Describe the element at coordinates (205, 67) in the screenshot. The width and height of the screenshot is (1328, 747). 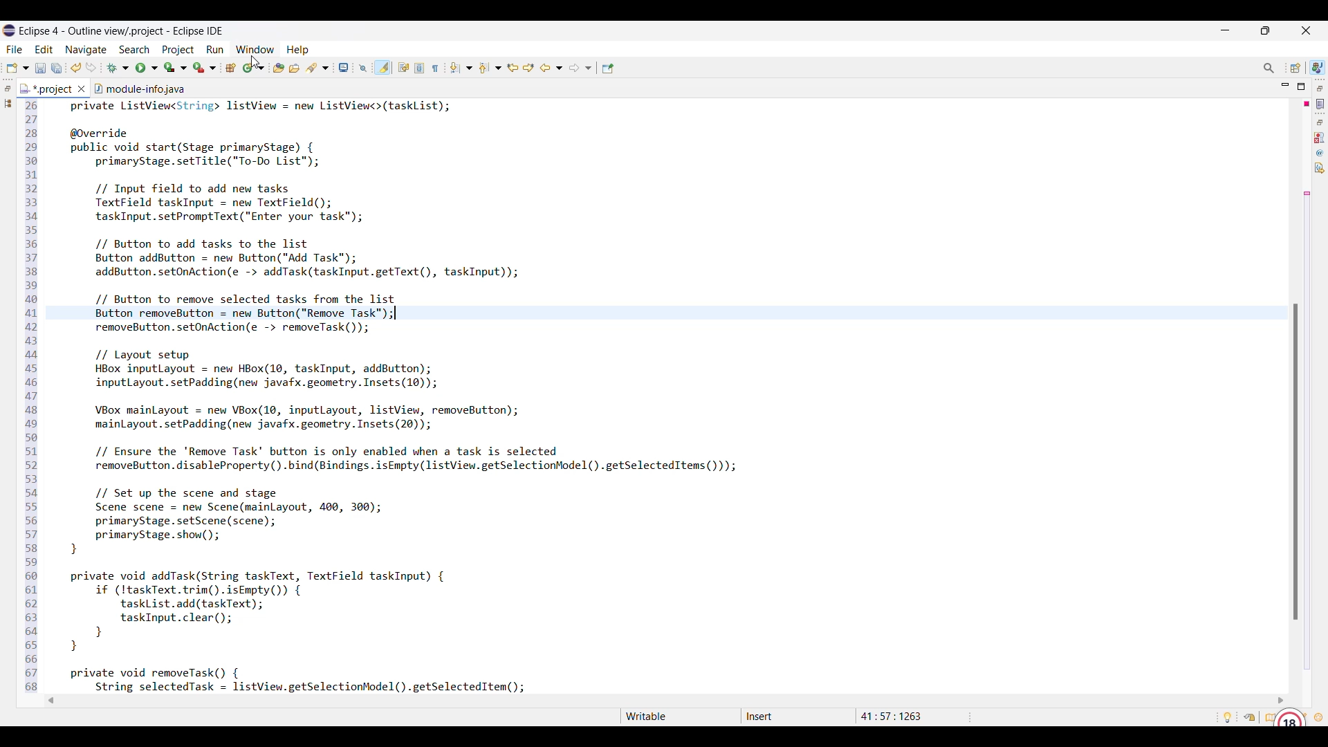
I see `Run last tool options` at that location.